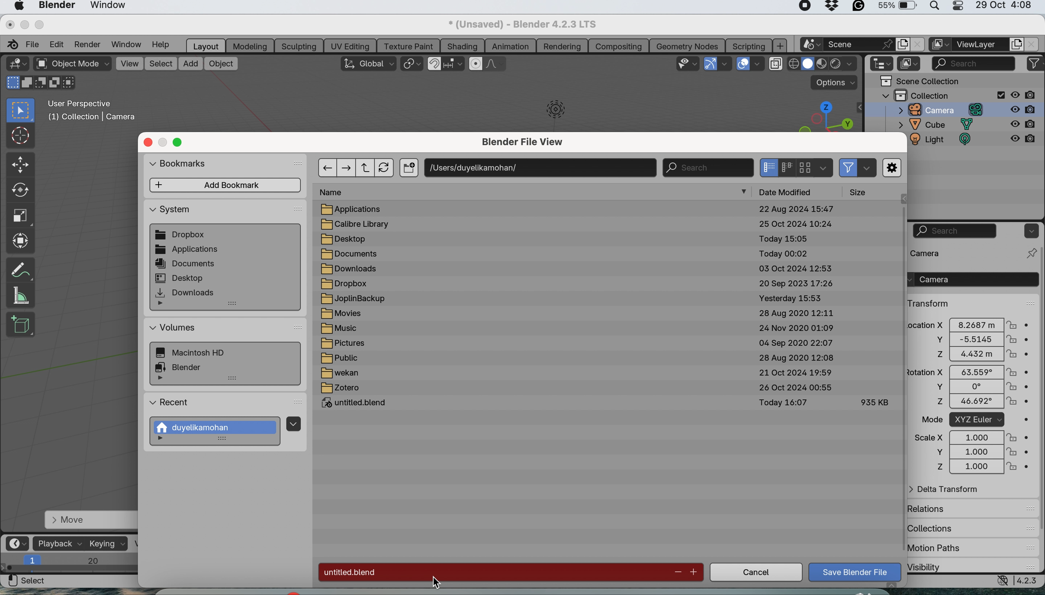 Image resolution: width=1045 pixels, height=595 pixels. I want to click on blender logo, so click(10, 45).